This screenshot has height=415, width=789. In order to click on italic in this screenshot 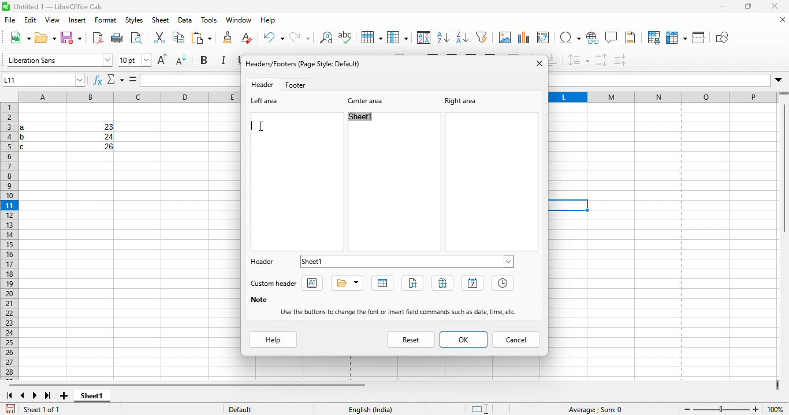, I will do `click(226, 61)`.